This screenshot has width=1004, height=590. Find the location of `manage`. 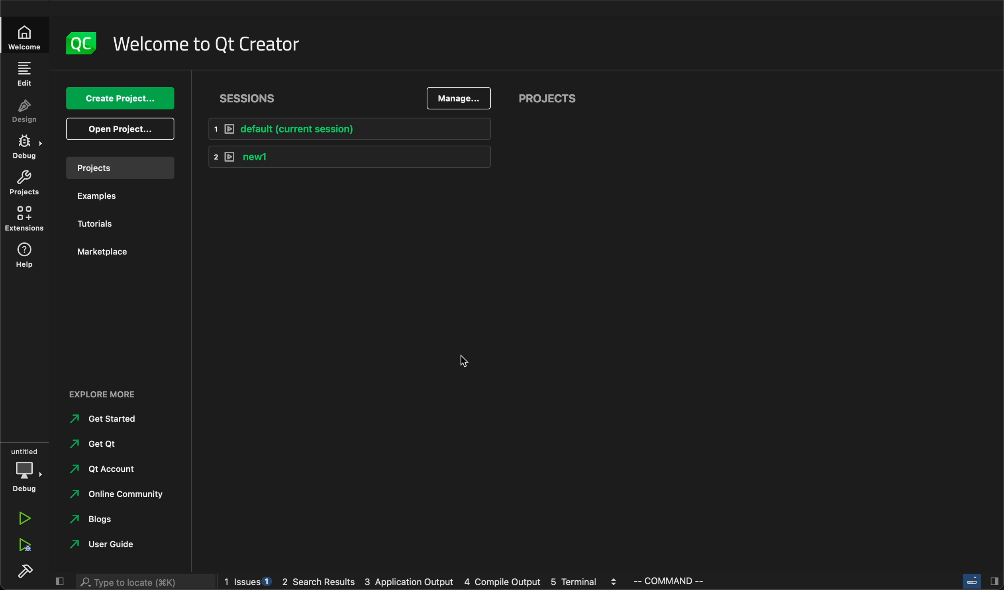

manage is located at coordinates (459, 98).